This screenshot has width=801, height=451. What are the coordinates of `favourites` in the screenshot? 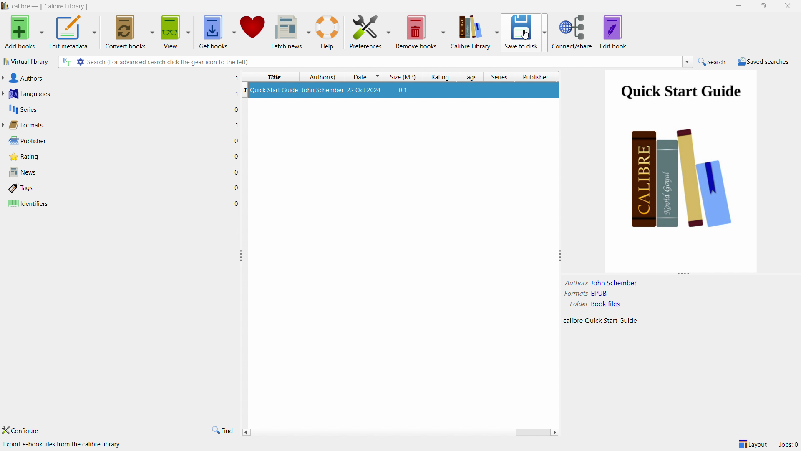 It's located at (251, 30).